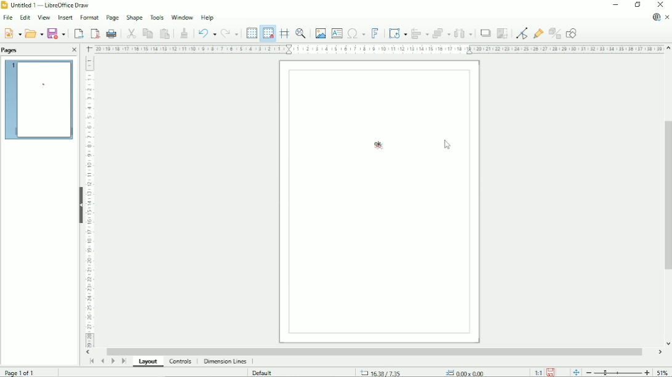  What do you see at coordinates (571, 33) in the screenshot?
I see `Show draw functions` at bounding box center [571, 33].